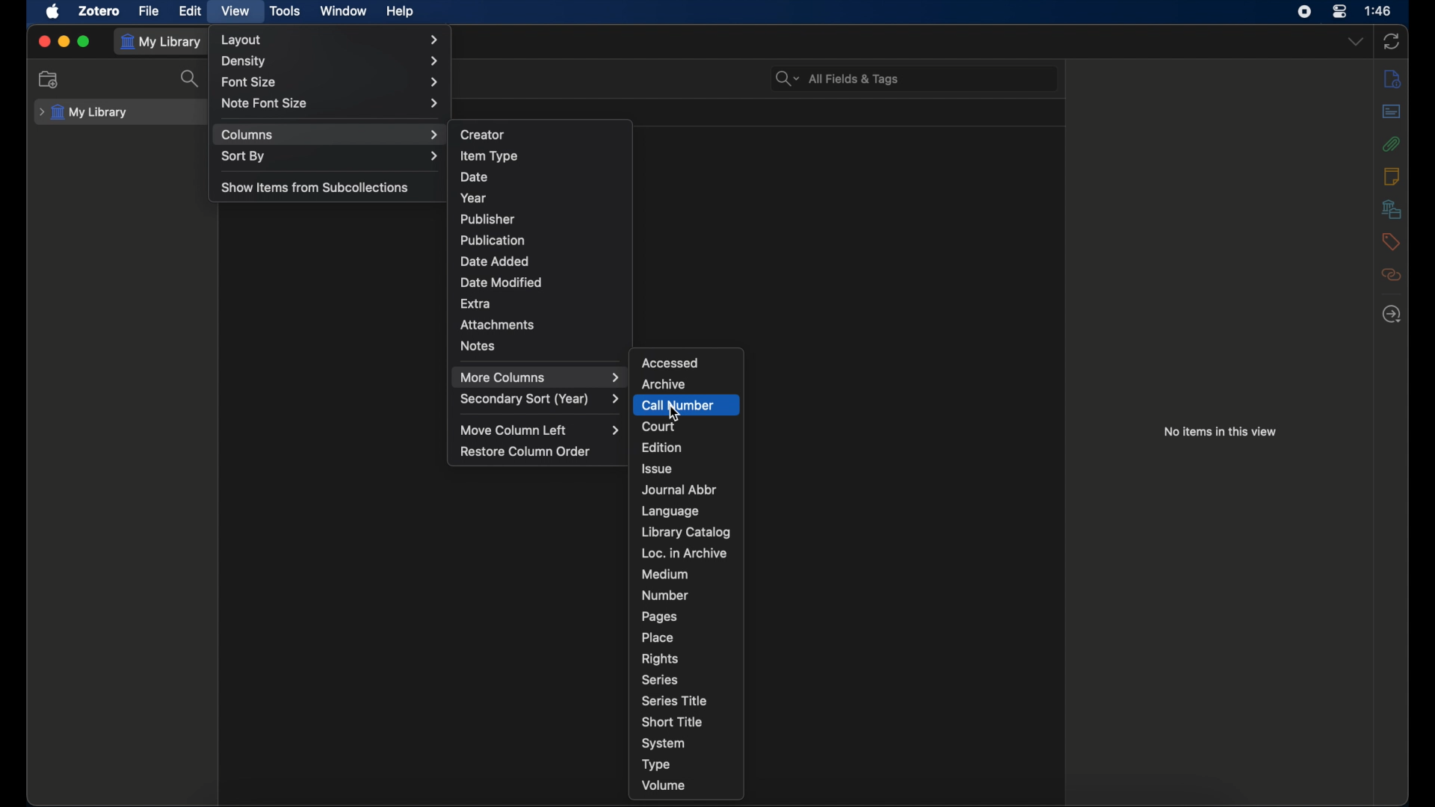  What do you see at coordinates (659, 658) in the screenshot?
I see `rights` at bounding box center [659, 658].